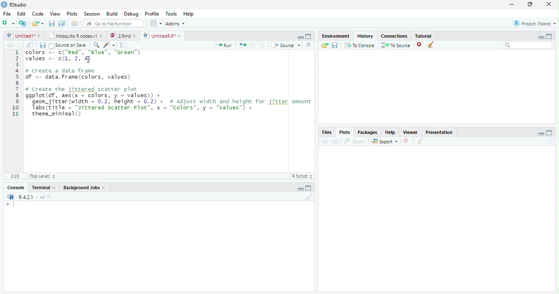 The height and width of the screenshot is (294, 559). Describe the element at coordinates (189, 14) in the screenshot. I see `Help` at that location.